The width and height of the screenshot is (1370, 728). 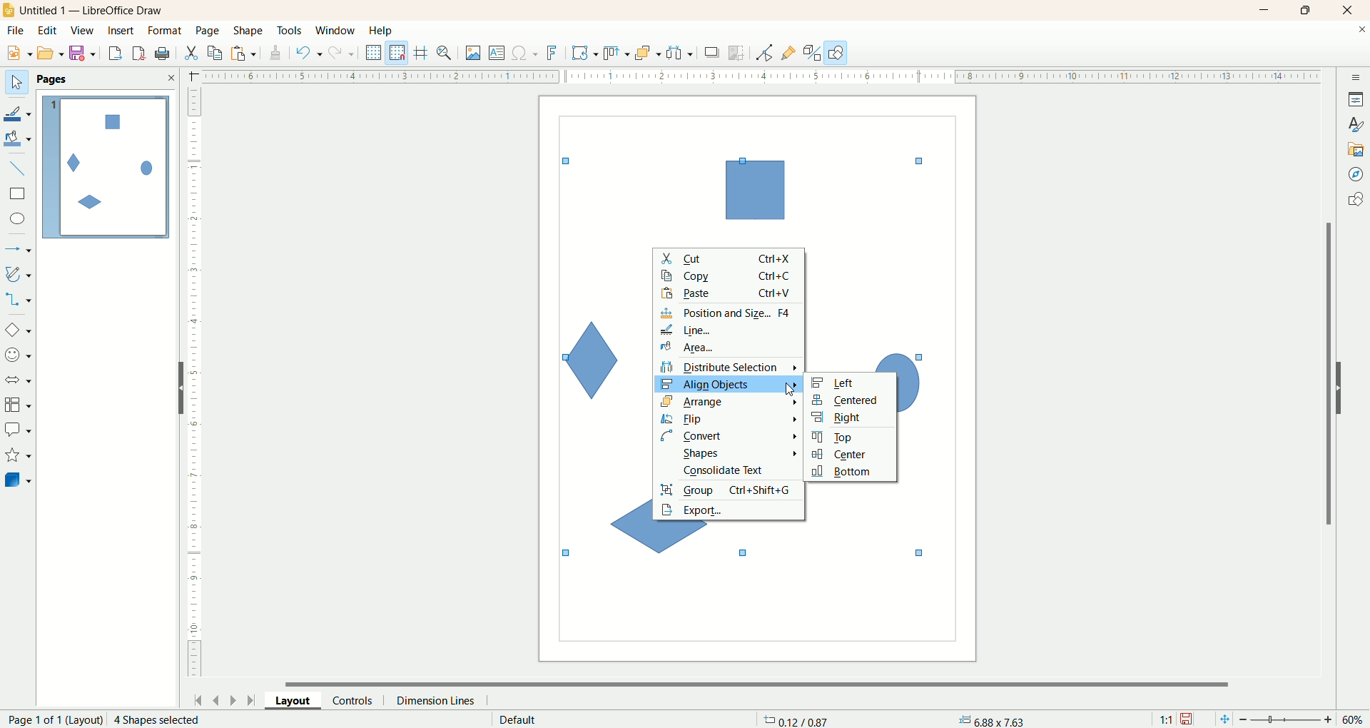 I want to click on shape, so click(x=249, y=31).